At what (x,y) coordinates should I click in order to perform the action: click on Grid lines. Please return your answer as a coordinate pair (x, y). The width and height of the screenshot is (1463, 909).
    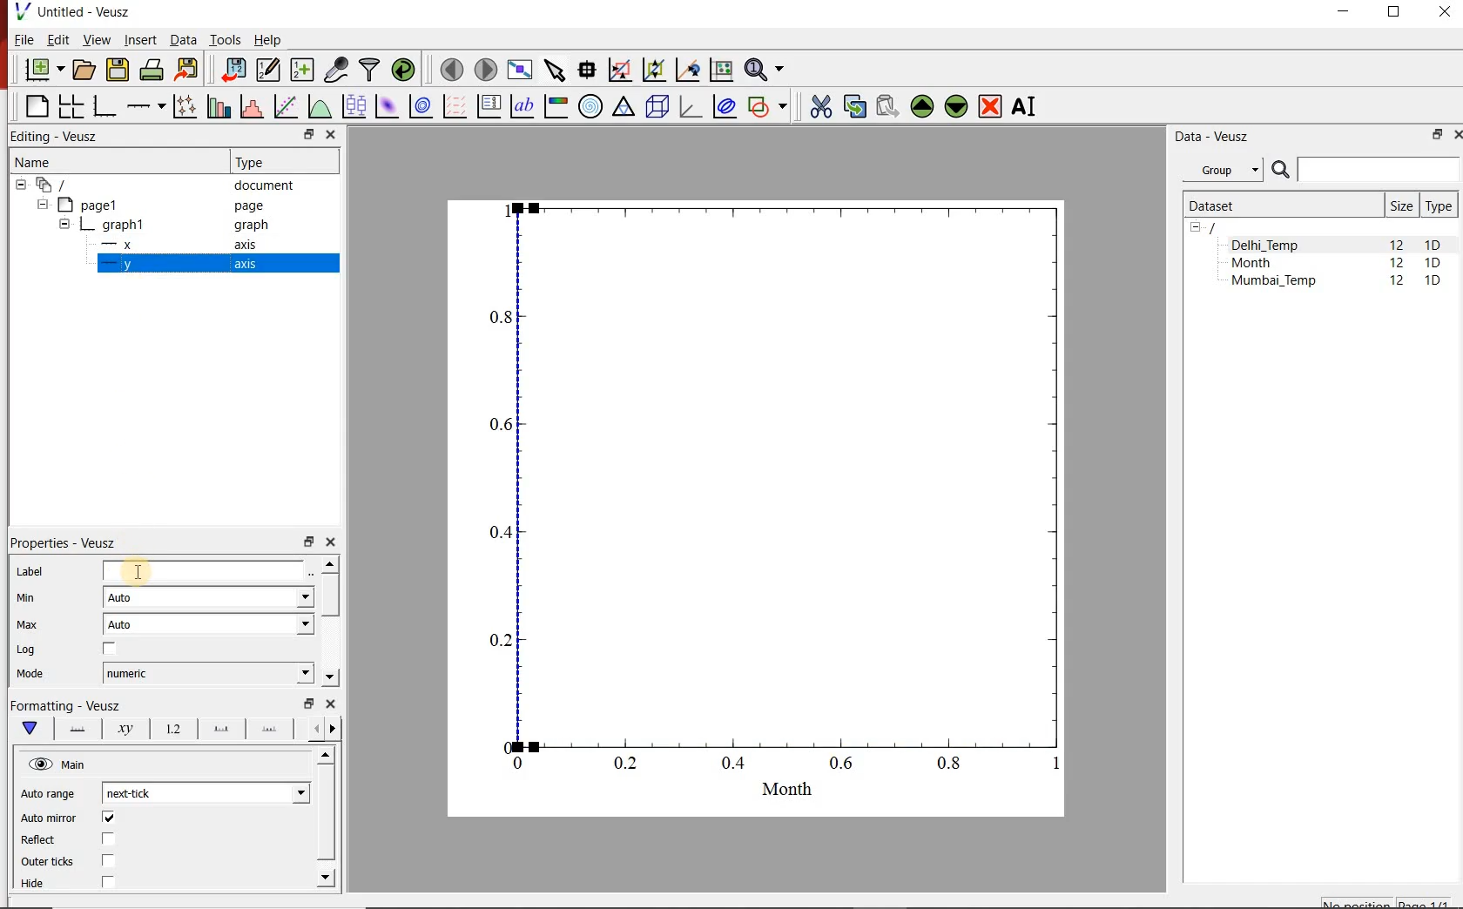
    Looking at the image, I should click on (325, 731).